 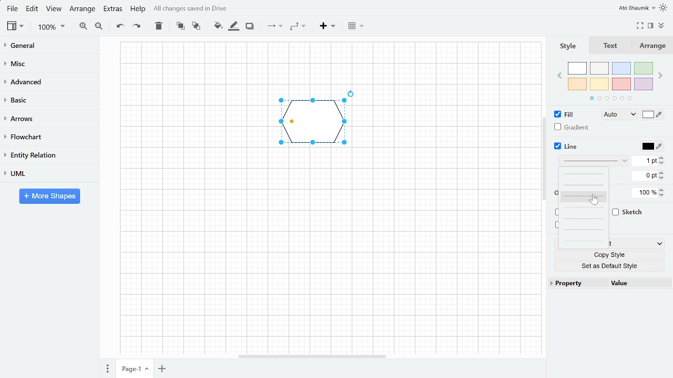 What do you see at coordinates (564, 146) in the screenshot?
I see `Line` at bounding box center [564, 146].